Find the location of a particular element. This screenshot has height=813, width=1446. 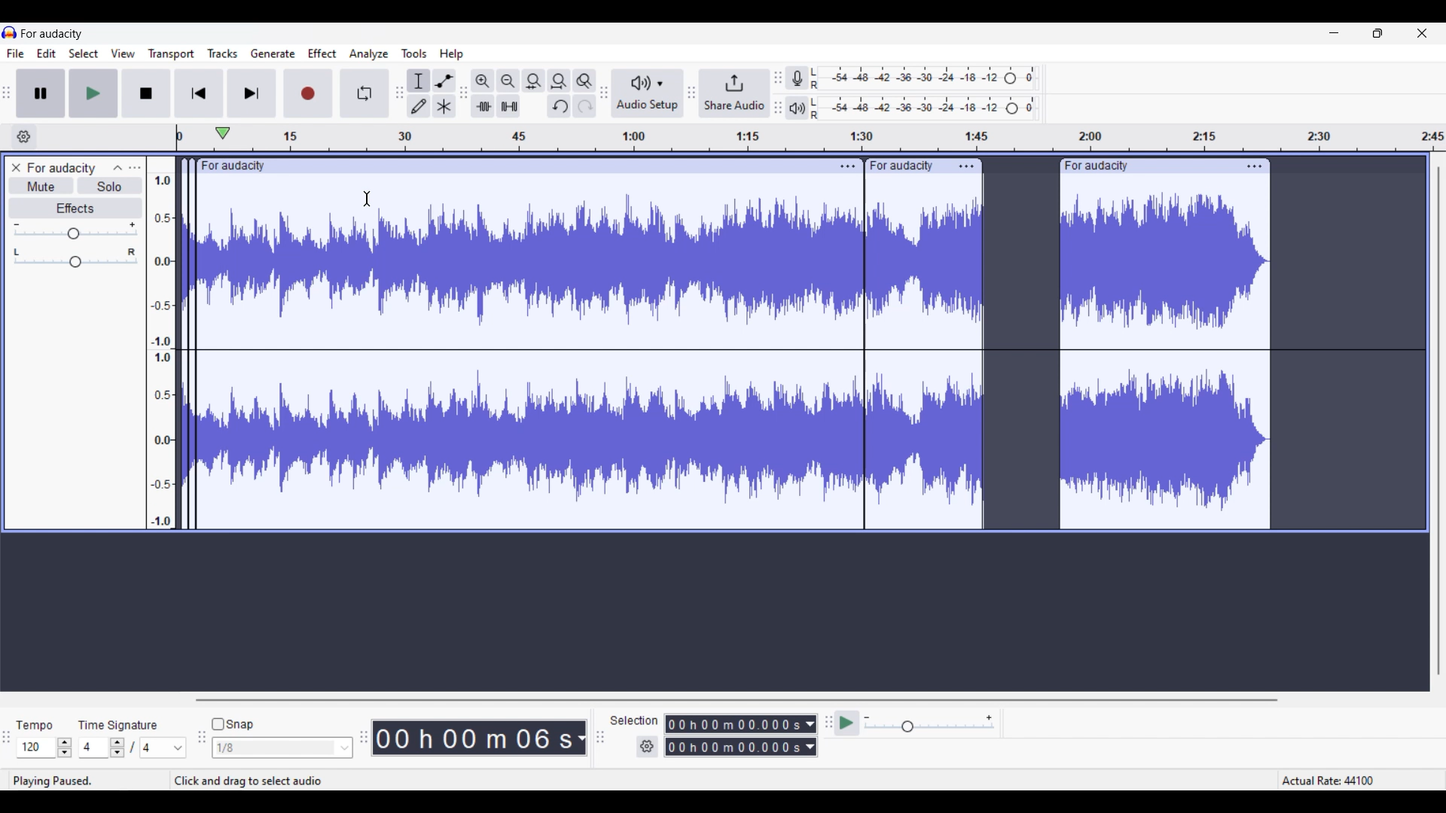

Timeline settings is located at coordinates (23, 137).